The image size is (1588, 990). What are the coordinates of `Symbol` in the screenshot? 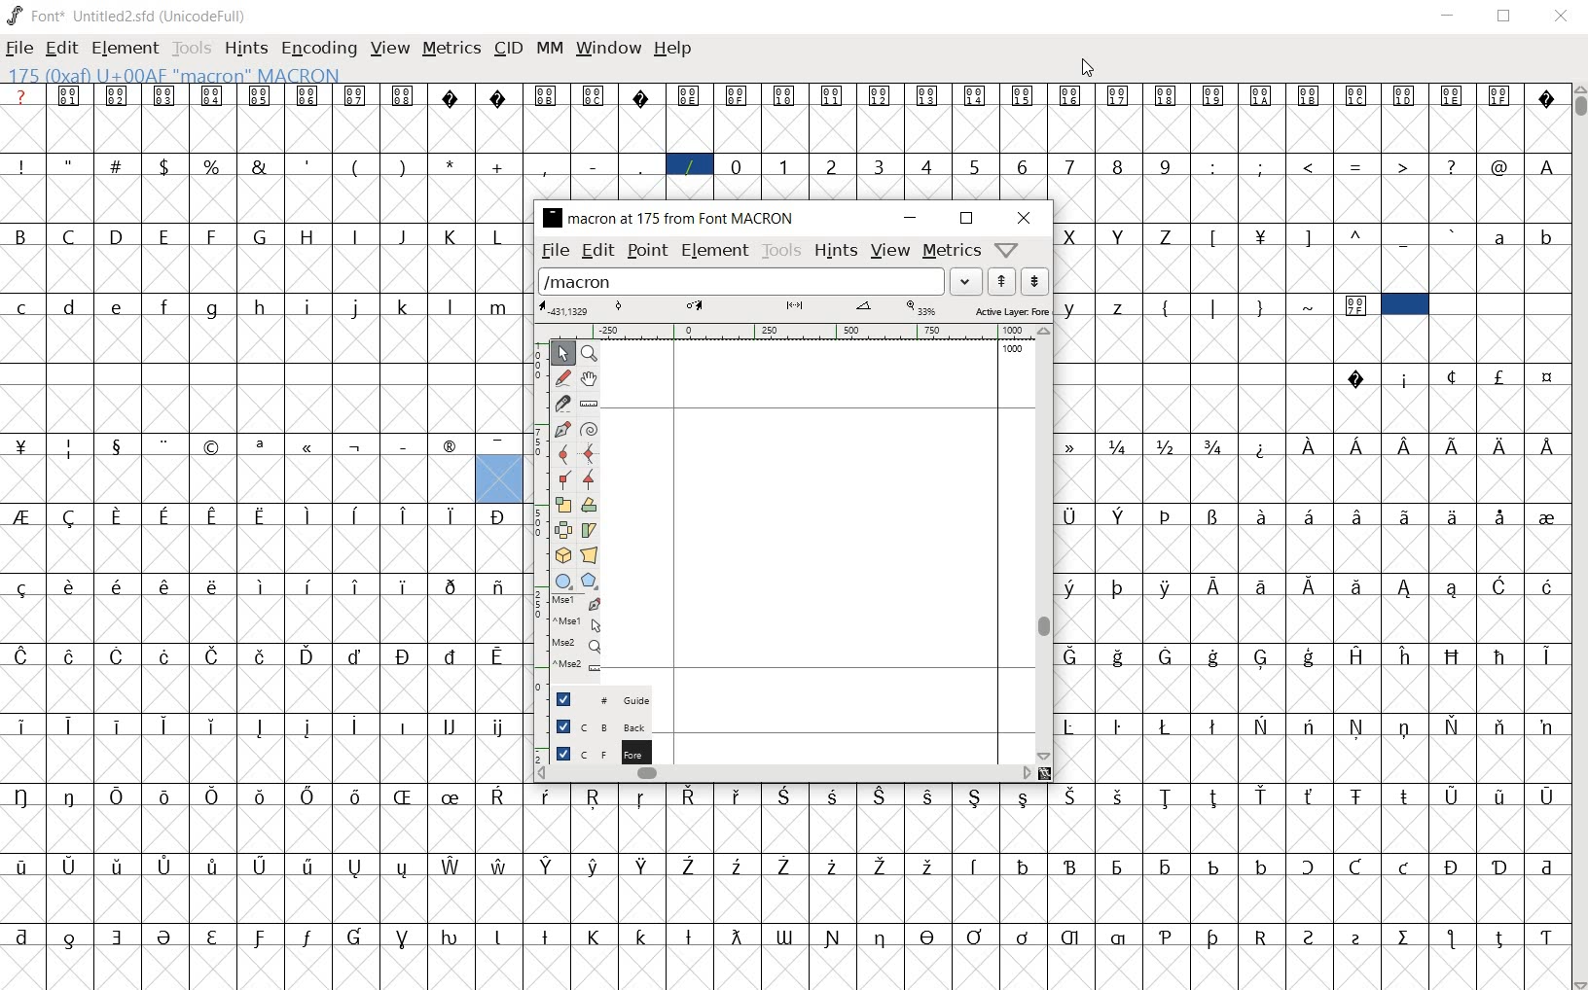 It's located at (166, 936).